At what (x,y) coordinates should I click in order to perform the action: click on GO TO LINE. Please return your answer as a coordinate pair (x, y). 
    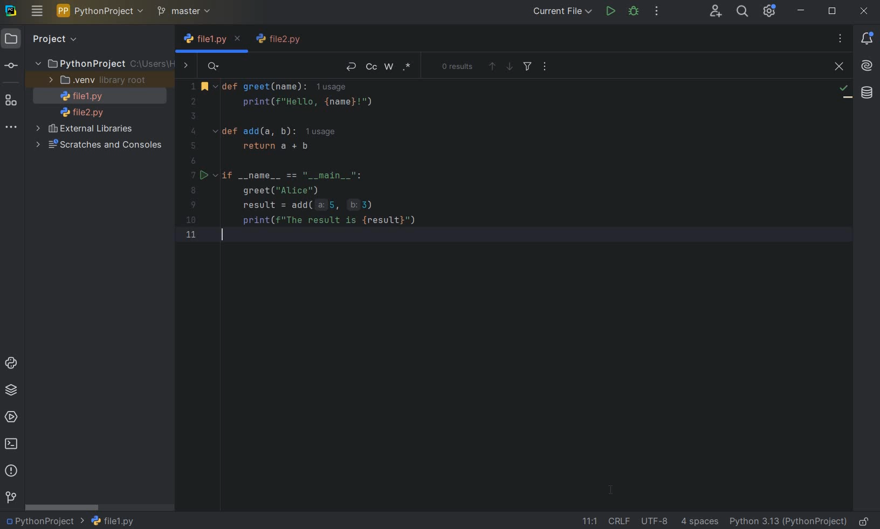
    Looking at the image, I should click on (588, 520).